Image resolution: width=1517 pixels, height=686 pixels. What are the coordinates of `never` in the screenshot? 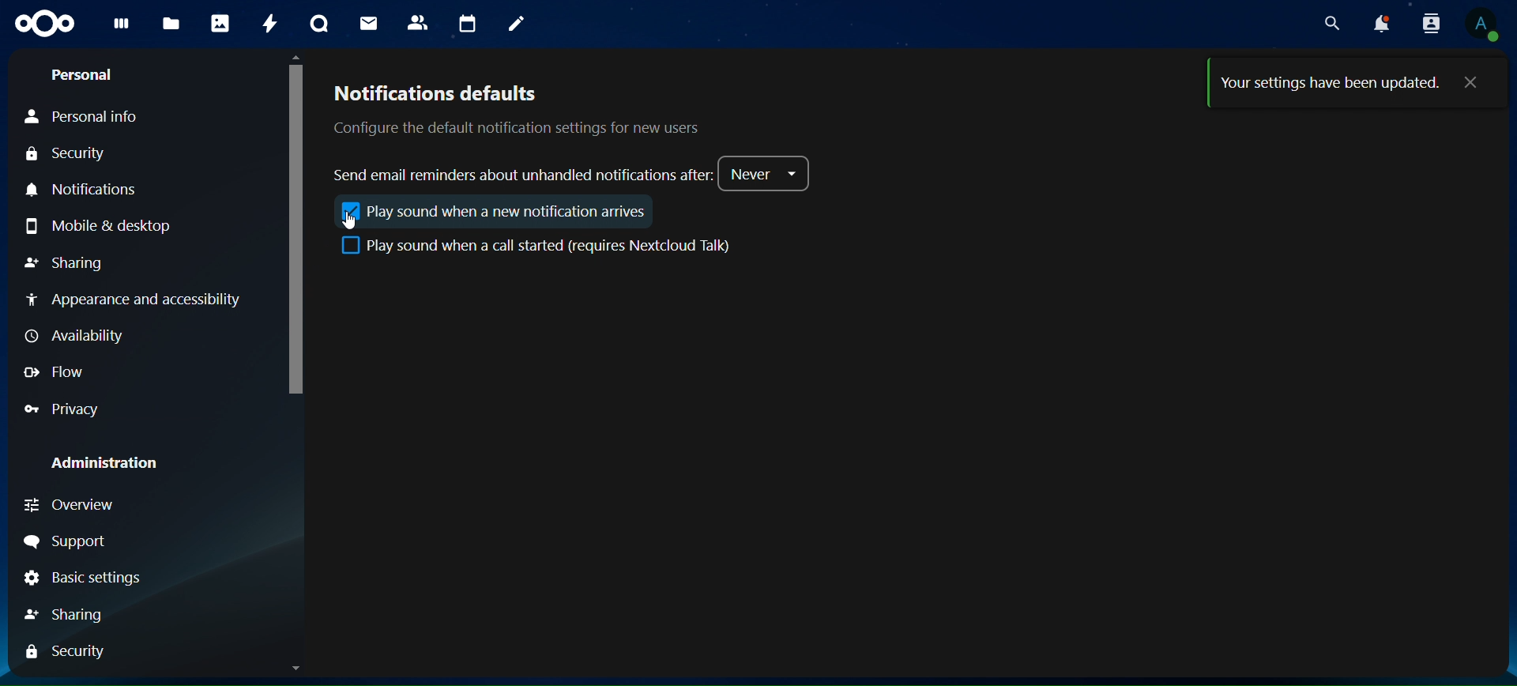 It's located at (767, 173).